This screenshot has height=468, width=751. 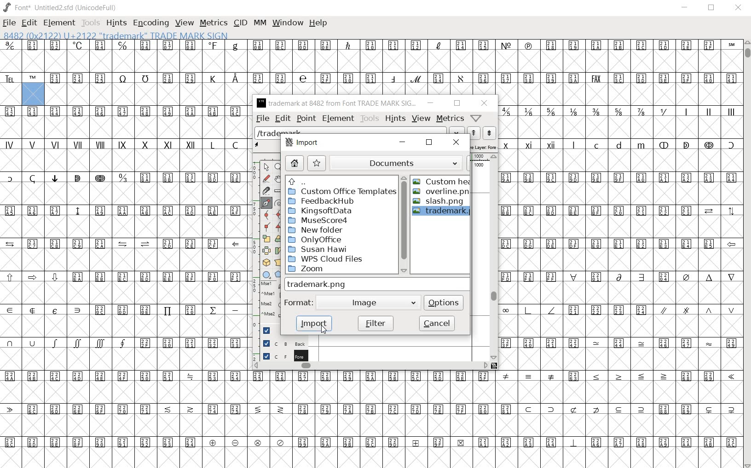 I want to click on magnify, so click(x=278, y=168).